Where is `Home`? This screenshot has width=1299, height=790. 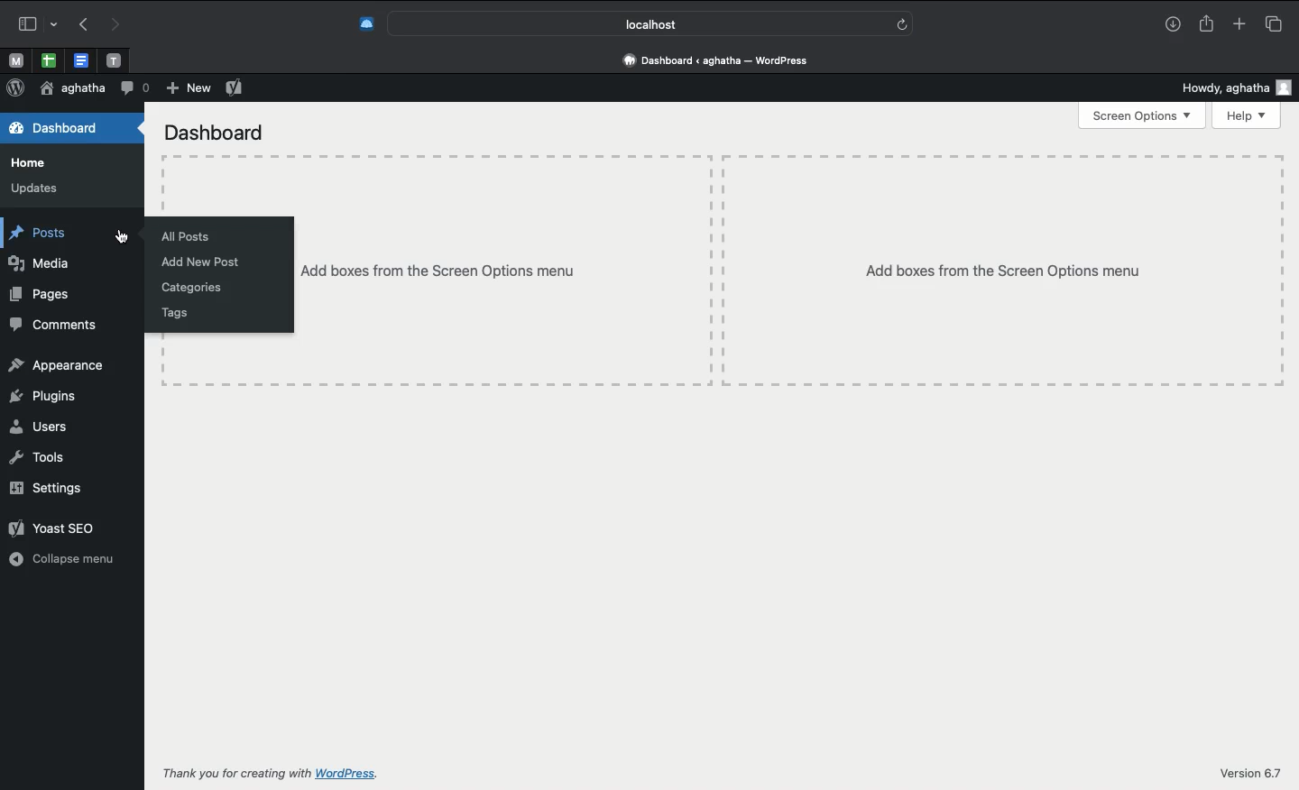 Home is located at coordinates (29, 163).